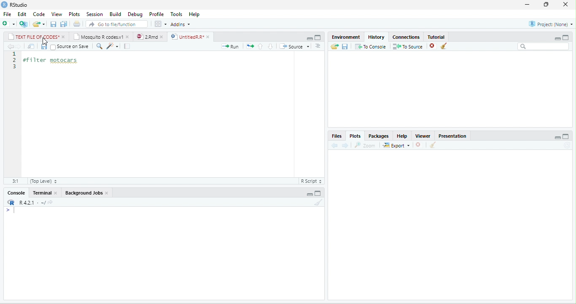 This screenshot has height=304, width=576. What do you see at coordinates (128, 37) in the screenshot?
I see `close` at bounding box center [128, 37].